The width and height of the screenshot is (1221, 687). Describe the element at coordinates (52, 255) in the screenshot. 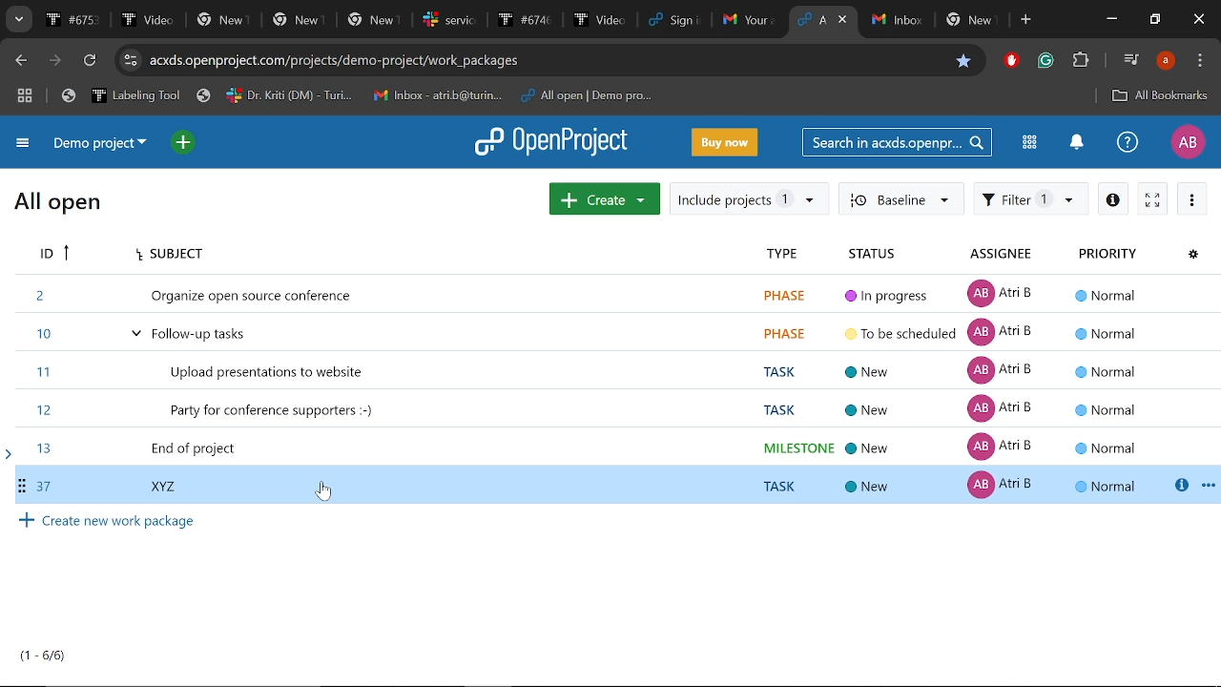

I see `Task Id` at that location.